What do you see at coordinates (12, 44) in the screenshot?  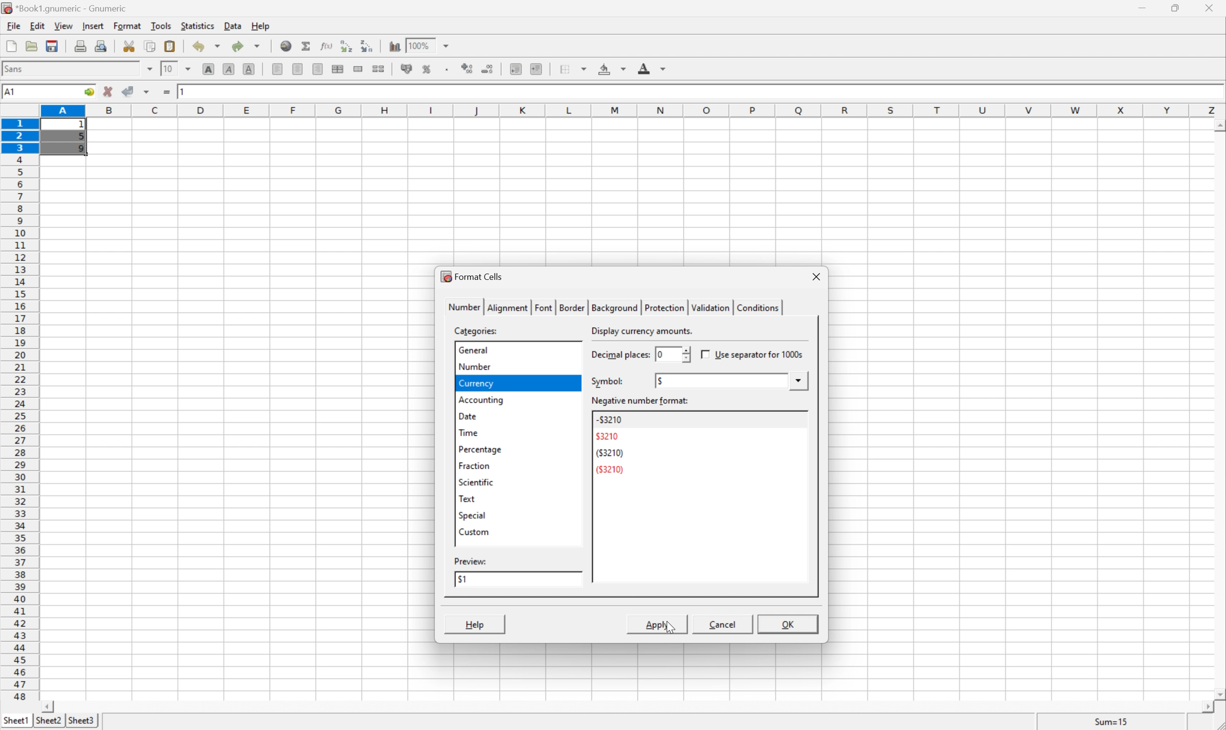 I see `new` at bounding box center [12, 44].